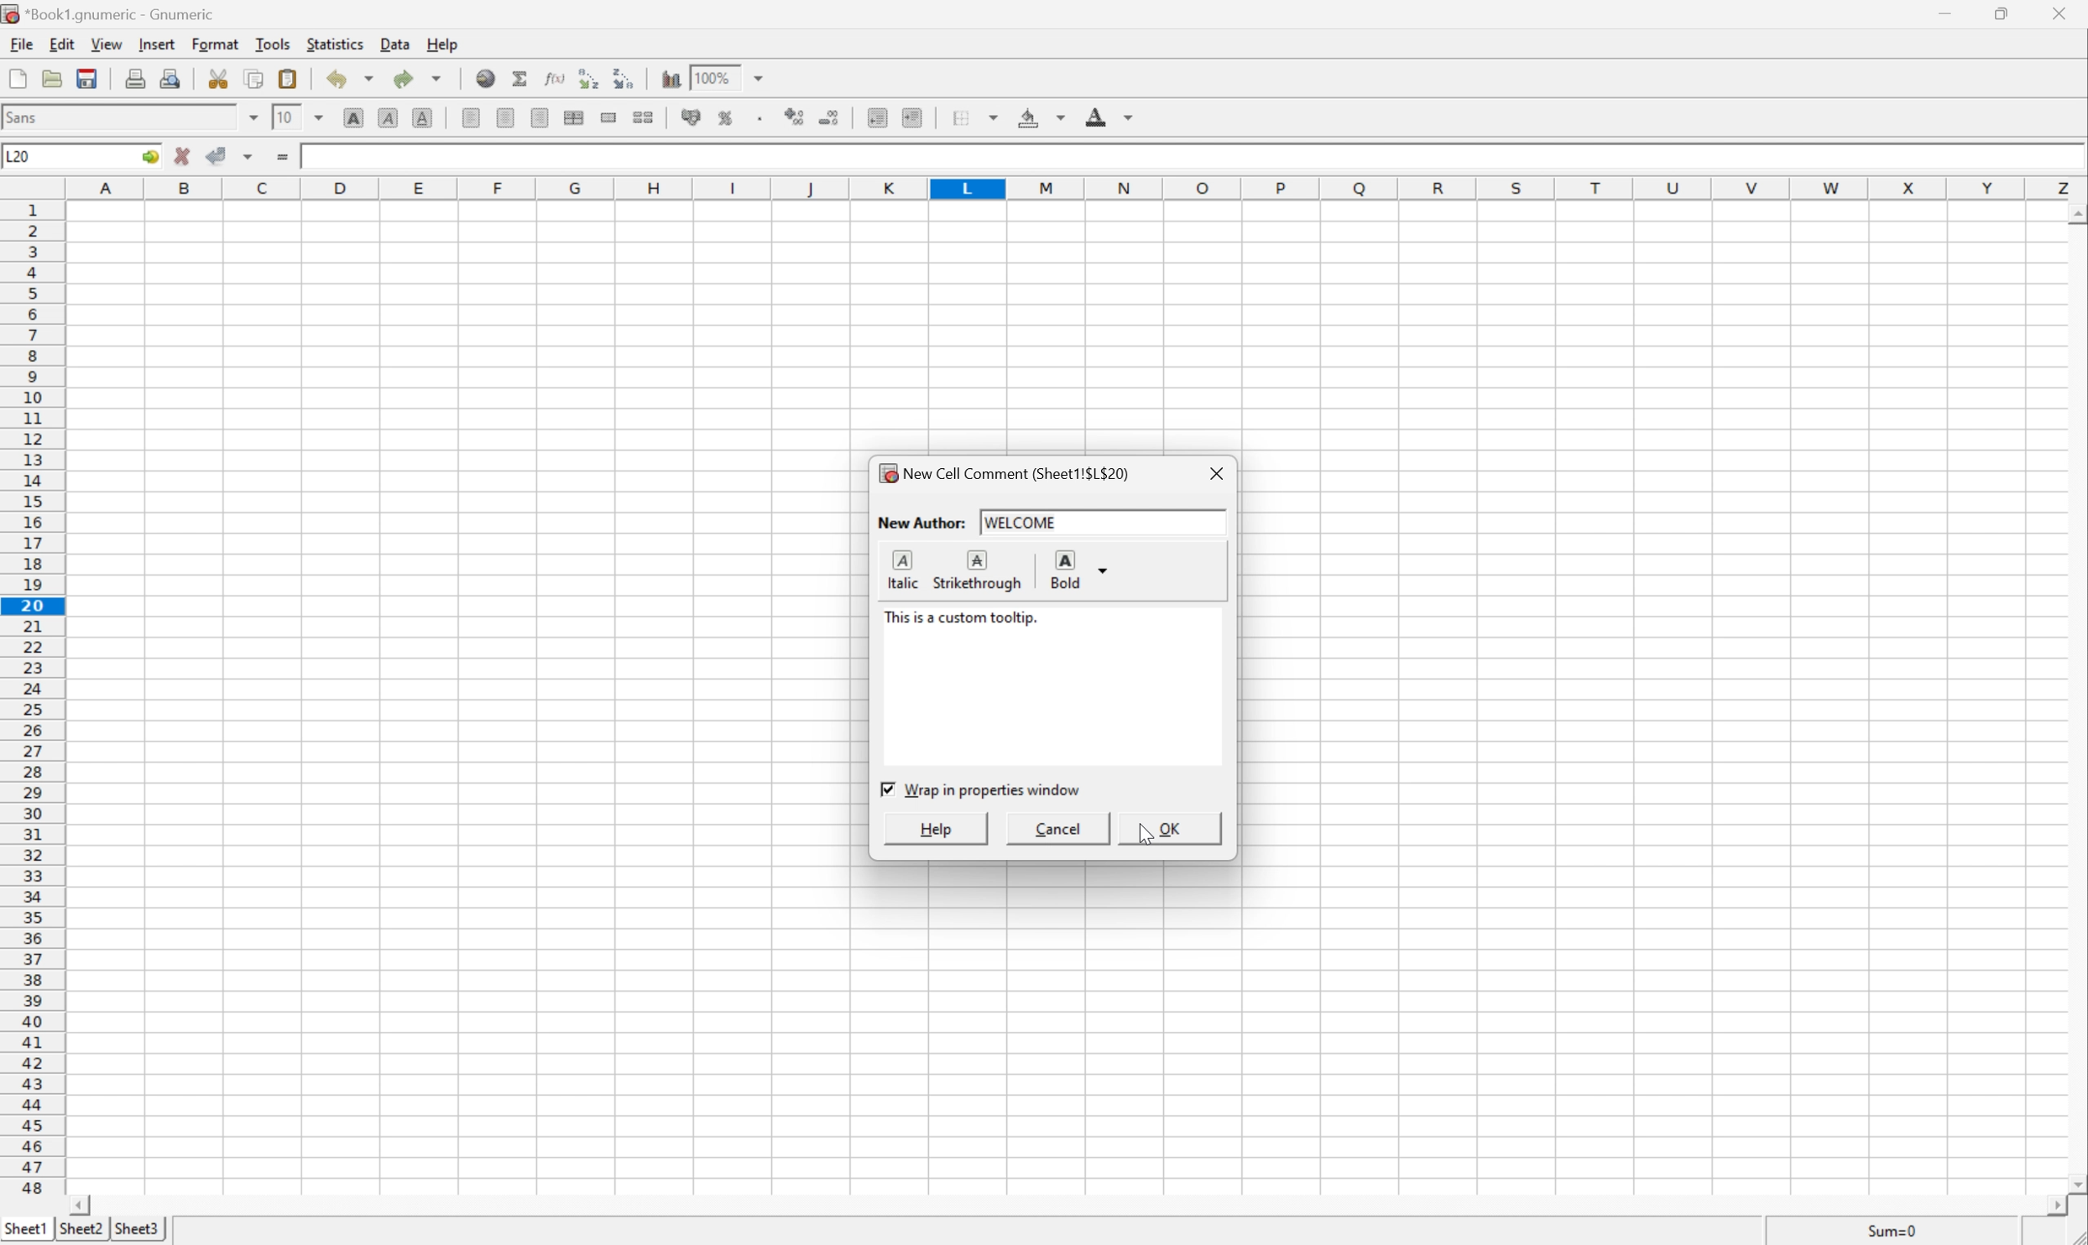 This screenshot has height=1245, width=2088. I want to click on Sort the selected region in ascending order based on the first column selected, so click(585, 76).